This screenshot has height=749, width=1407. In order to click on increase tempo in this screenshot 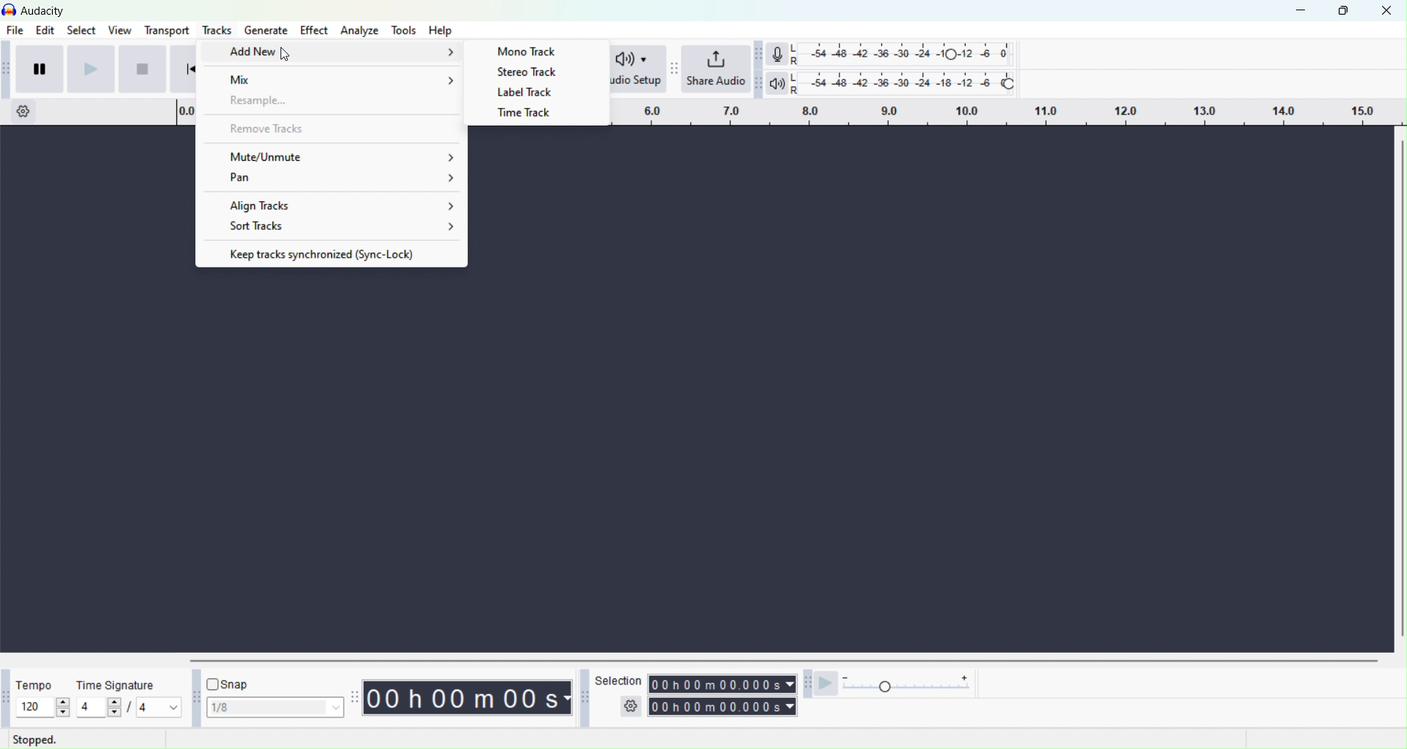, I will do `click(63, 702)`.